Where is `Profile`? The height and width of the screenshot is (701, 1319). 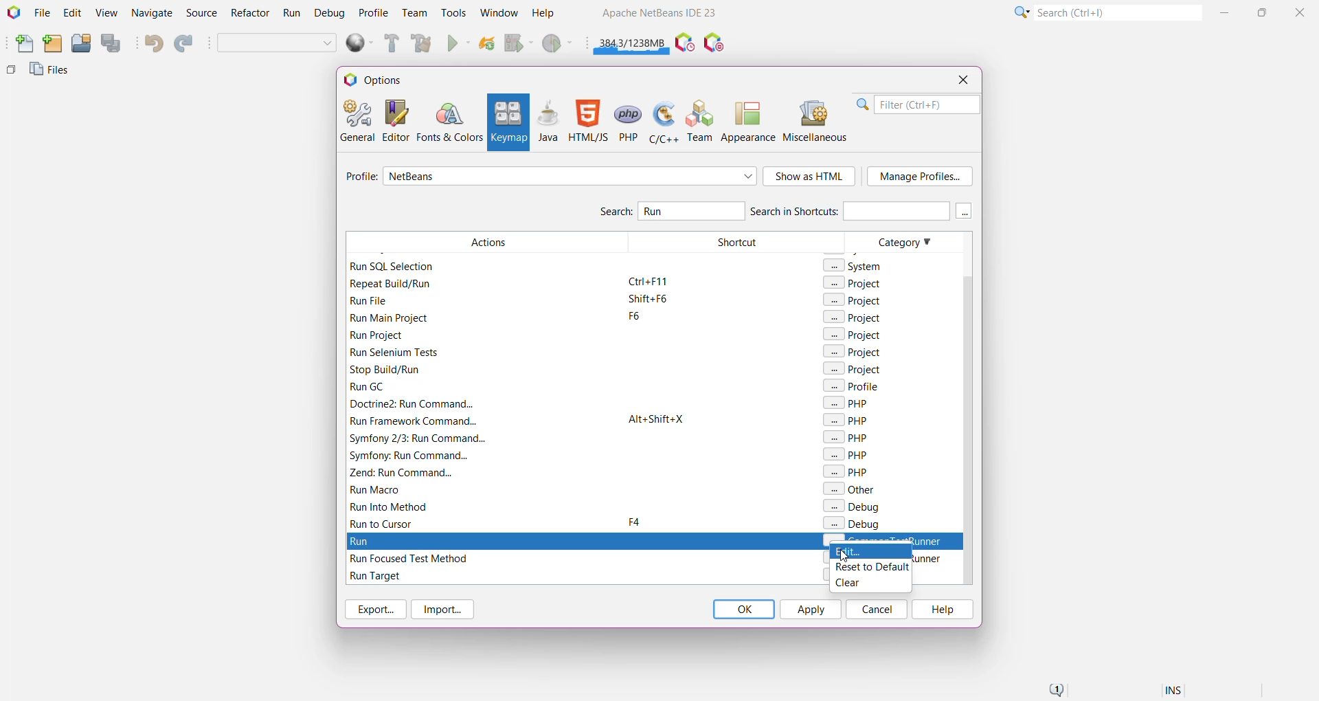 Profile is located at coordinates (374, 12).